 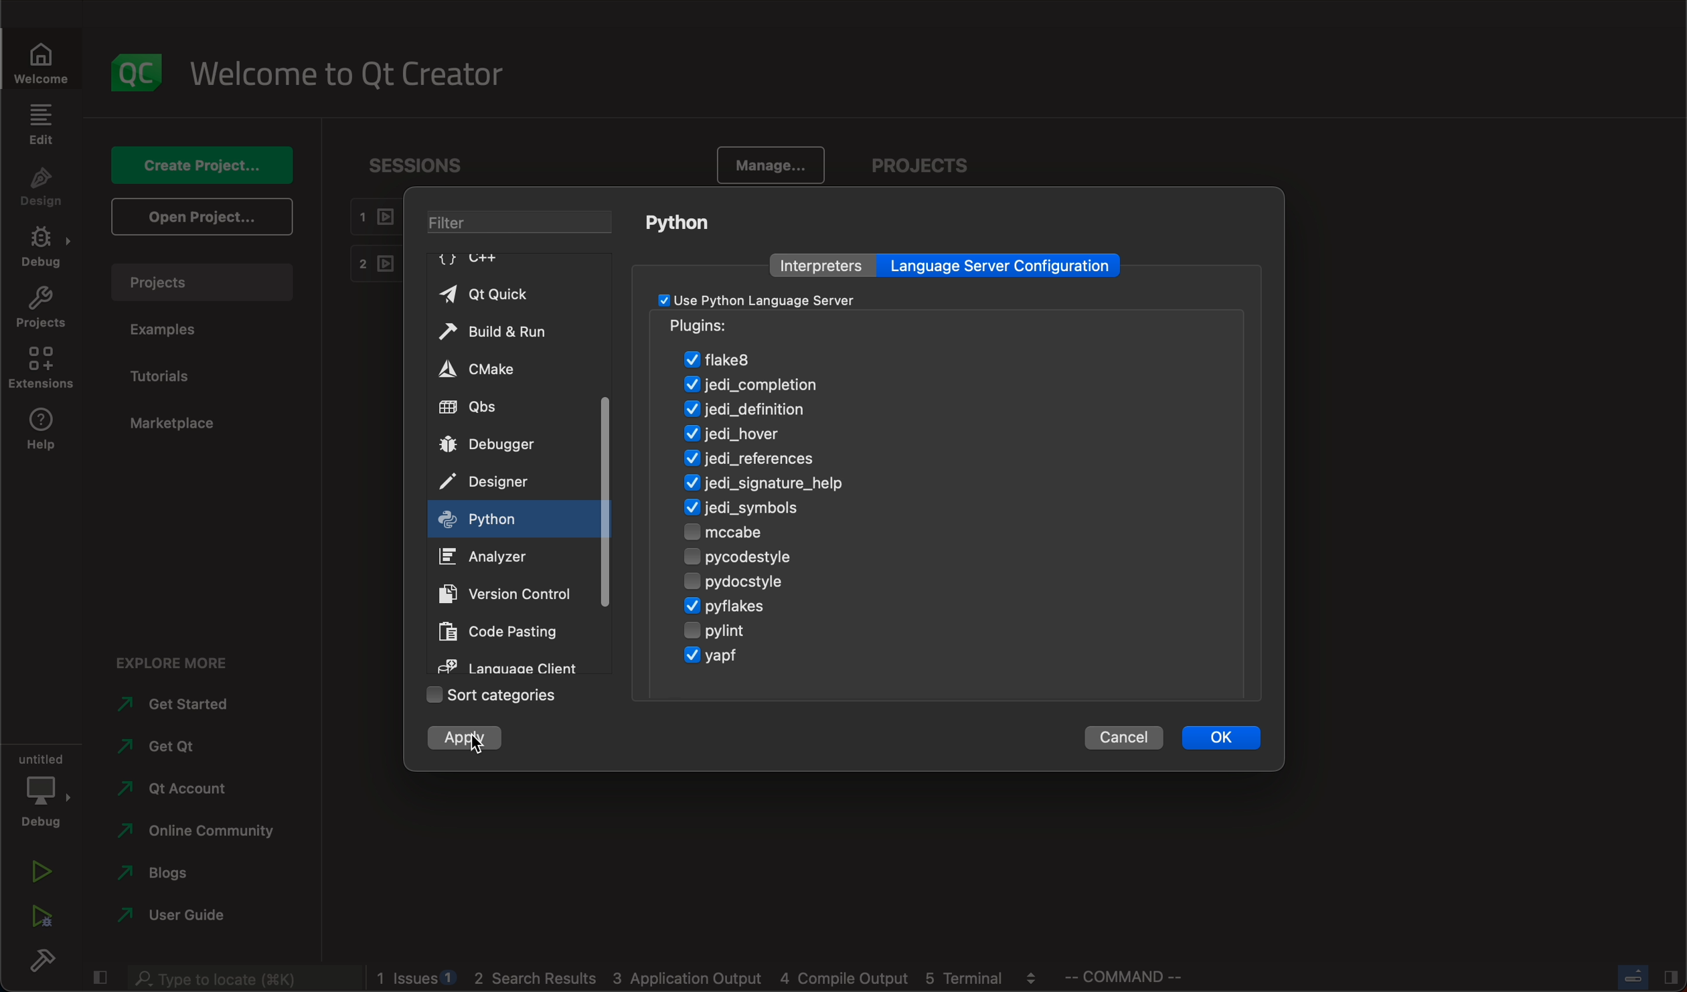 I want to click on mccabe, so click(x=758, y=532).